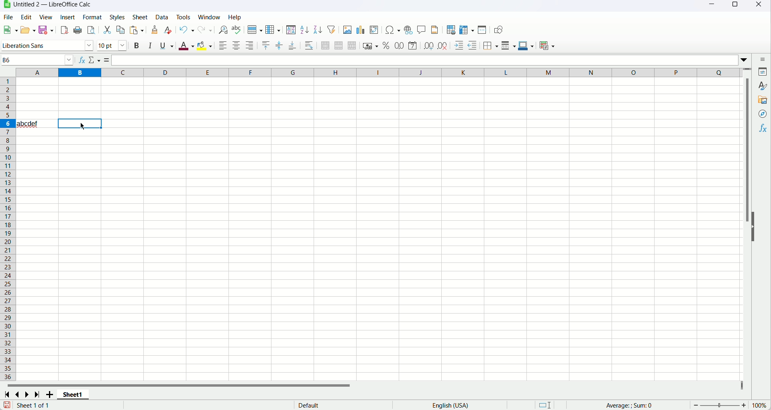  What do you see at coordinates (254, 29) in the screenshot?
I see `row` at bounding box center [254, 29].